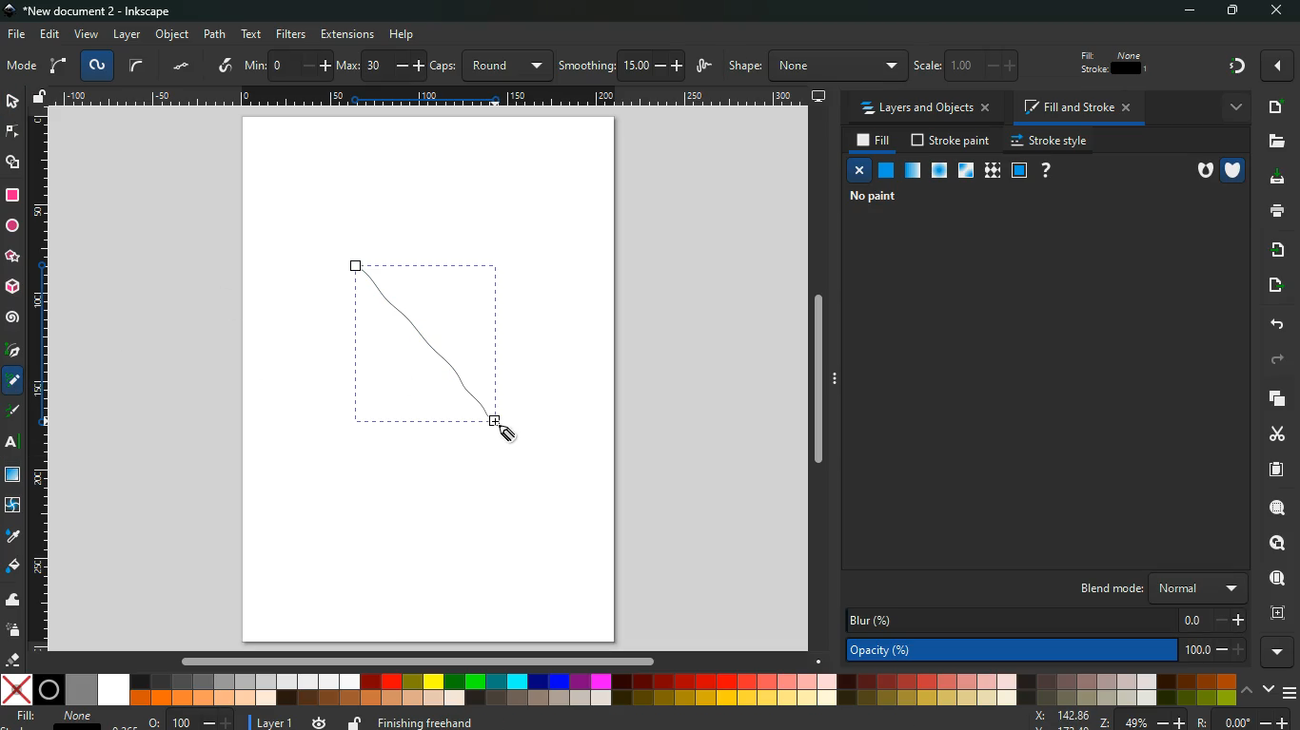 The image size is (1300, 730). What do you see at coordinates (12, 257) in the screenshot?
I see `star` at bounding box center [12, 257].